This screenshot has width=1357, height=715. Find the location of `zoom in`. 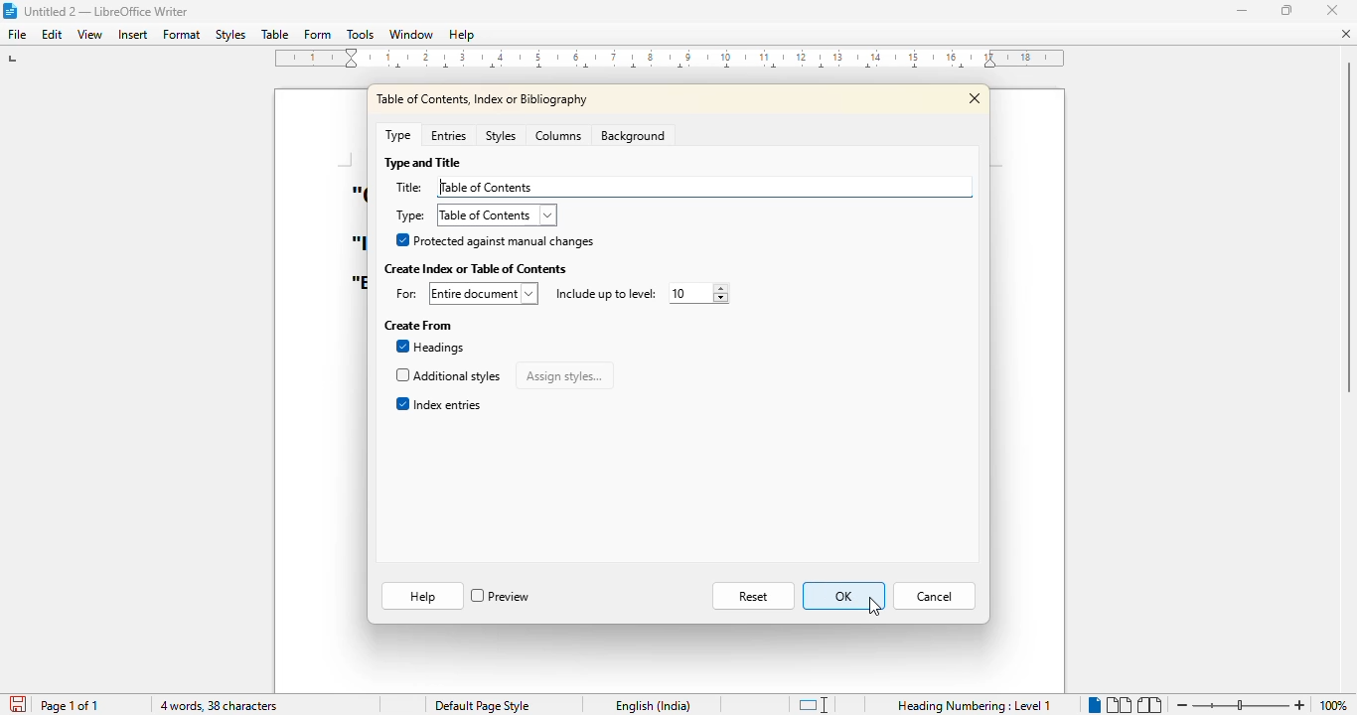

zoom in is located at coordinates (1300, 705).